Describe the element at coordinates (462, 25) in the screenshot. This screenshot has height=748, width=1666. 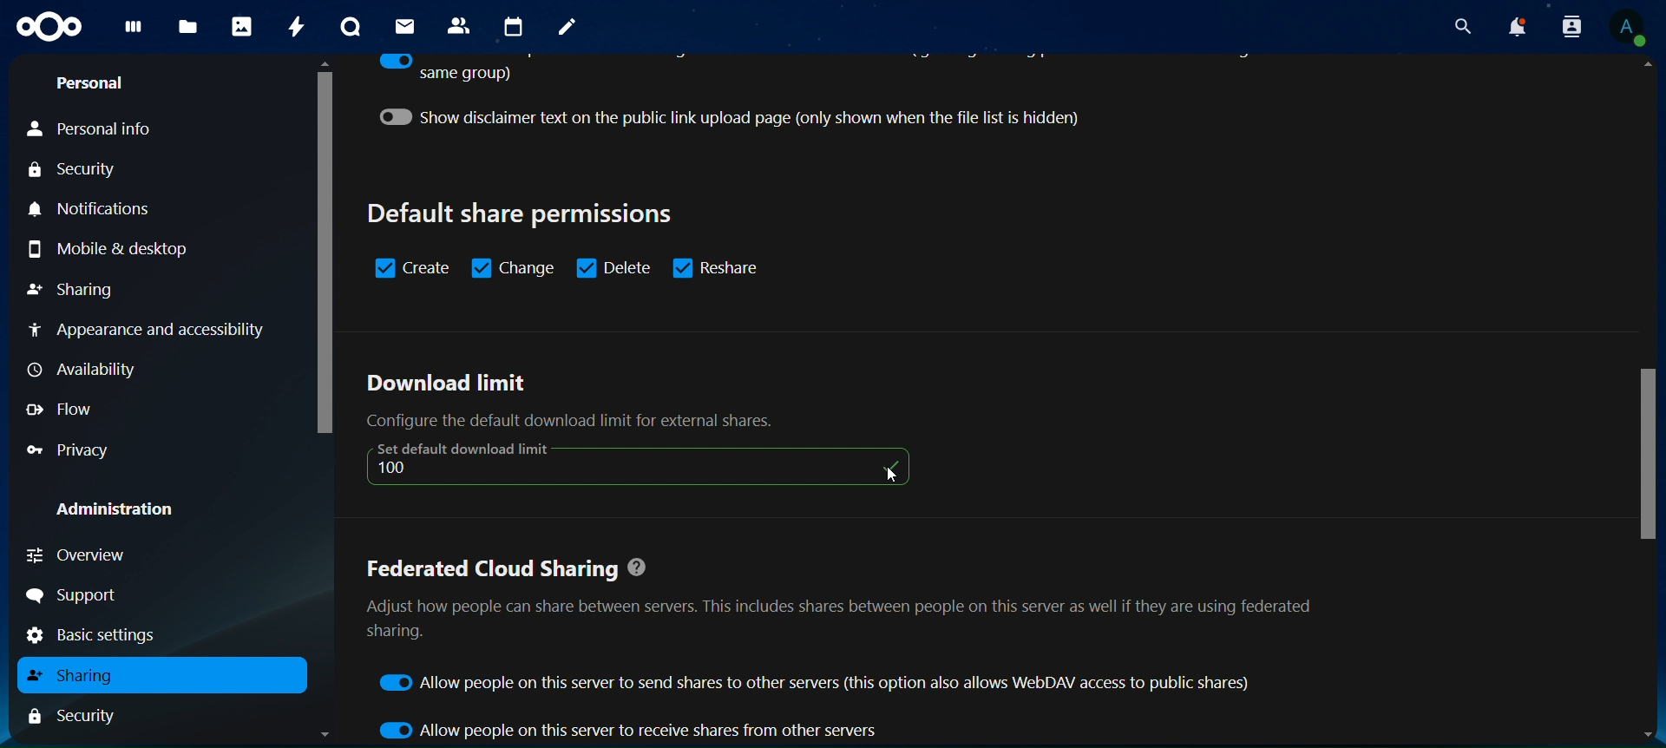
I see `contacts` at that location.